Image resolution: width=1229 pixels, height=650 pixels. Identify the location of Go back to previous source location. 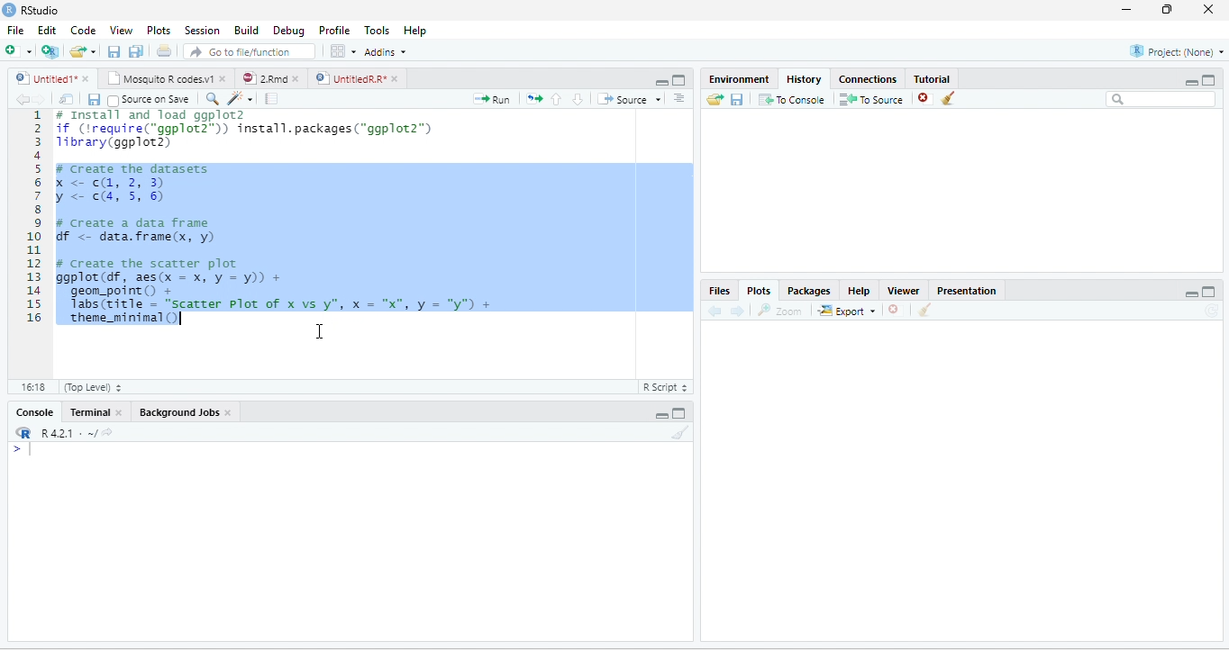
(22, 100).